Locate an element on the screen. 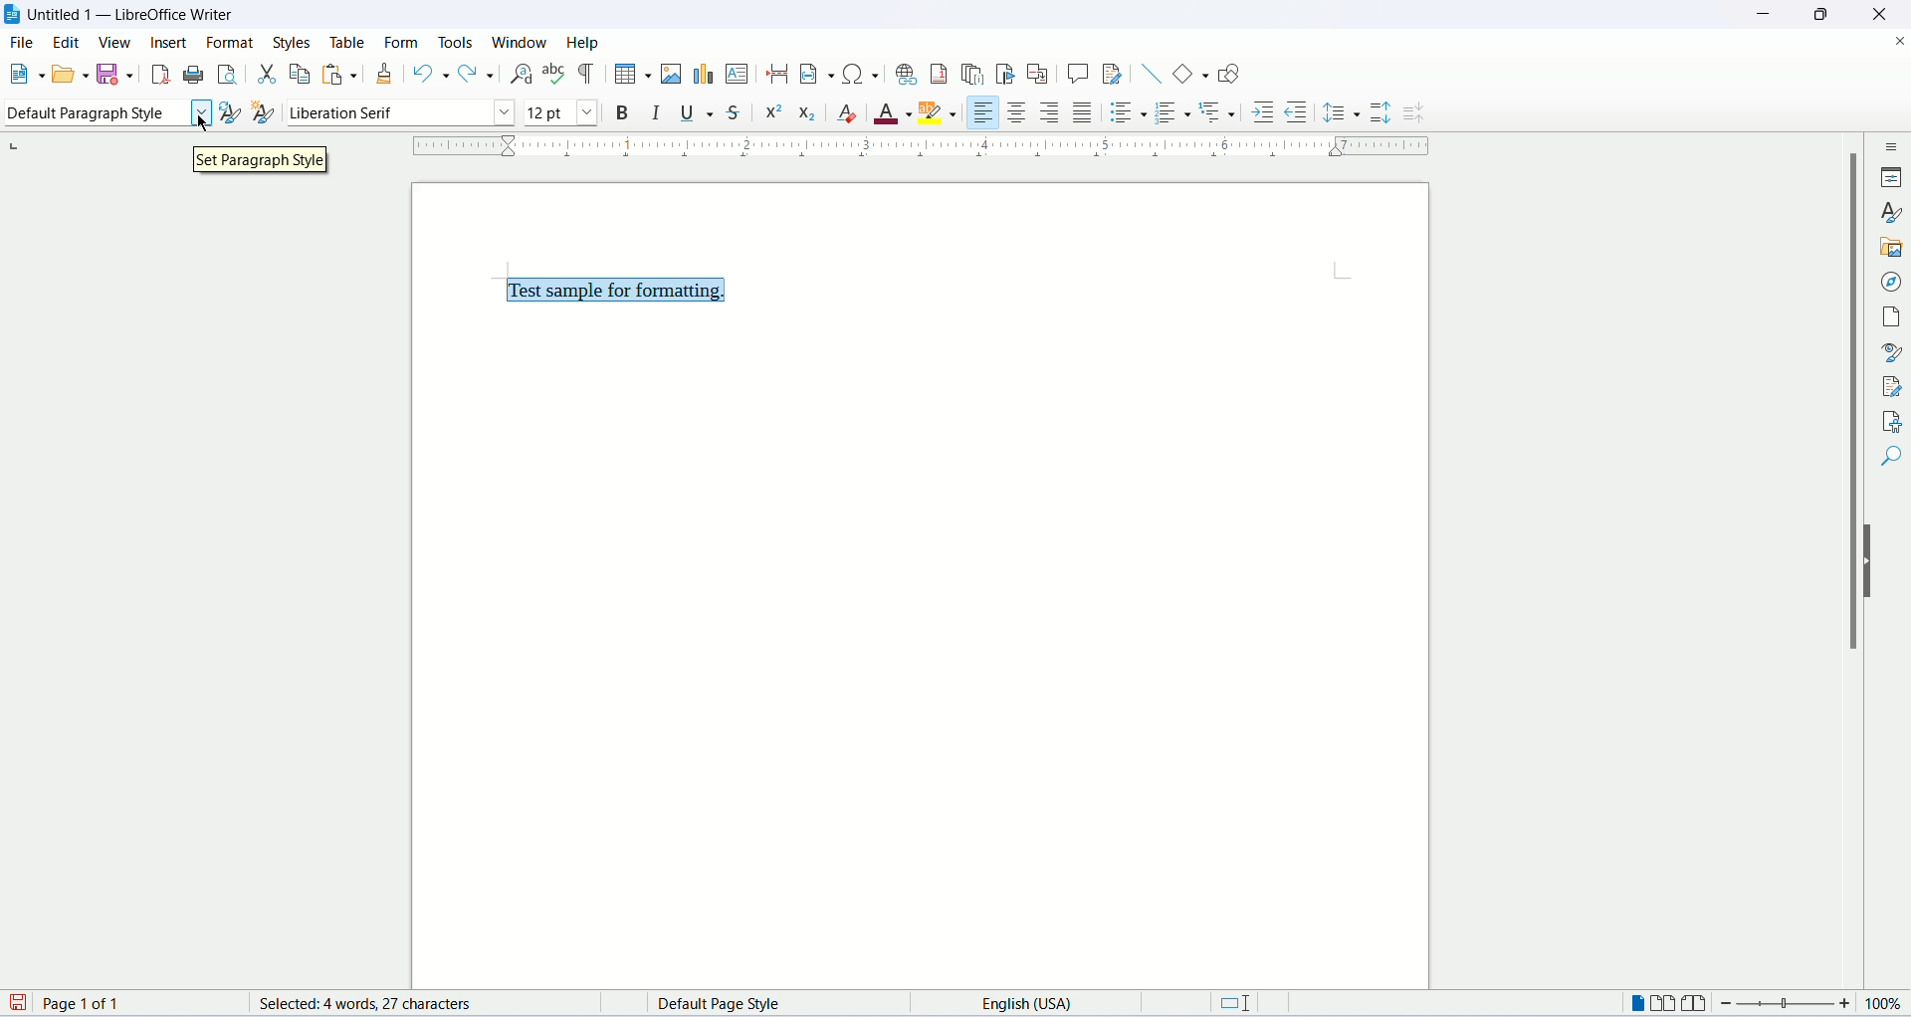 This screenshot has height=1017, width=1911. remove formatting is located at coordinates (852, 114).